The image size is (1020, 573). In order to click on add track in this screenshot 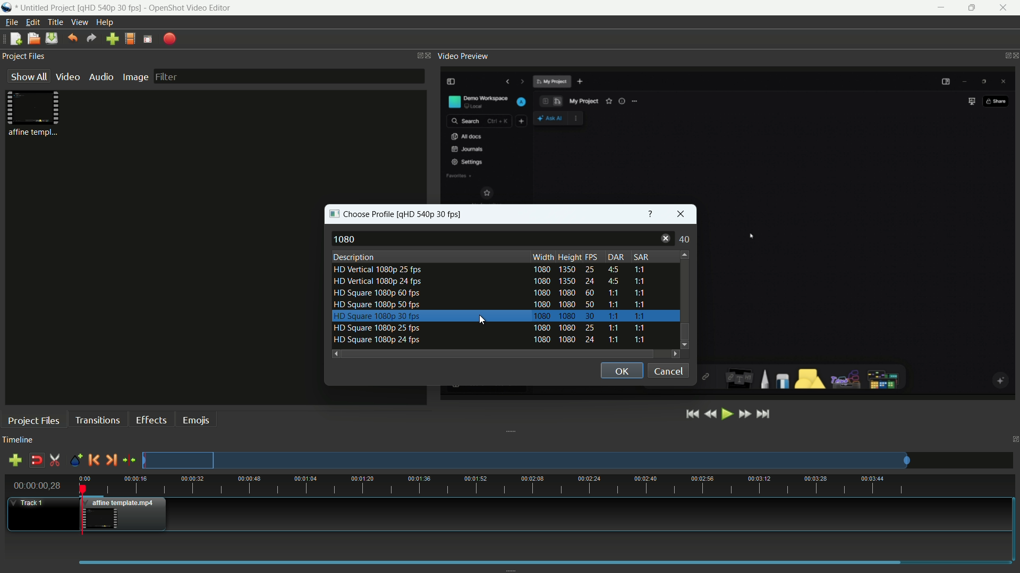, I will do `click(17, 460)`.